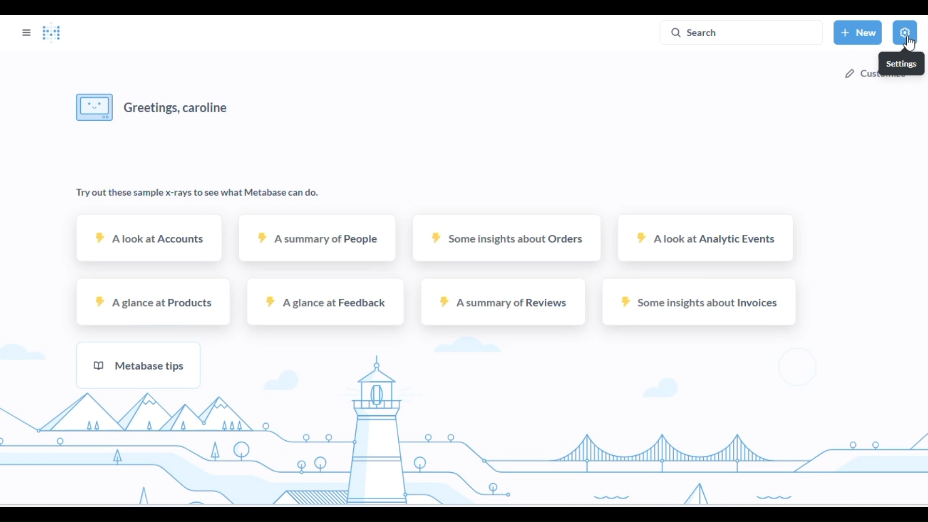 The image size is (928, 522). What do you see at coordinates (502, 302) in the screenshot?
I see `a summary of reviews` at bounding box center [502, 302].